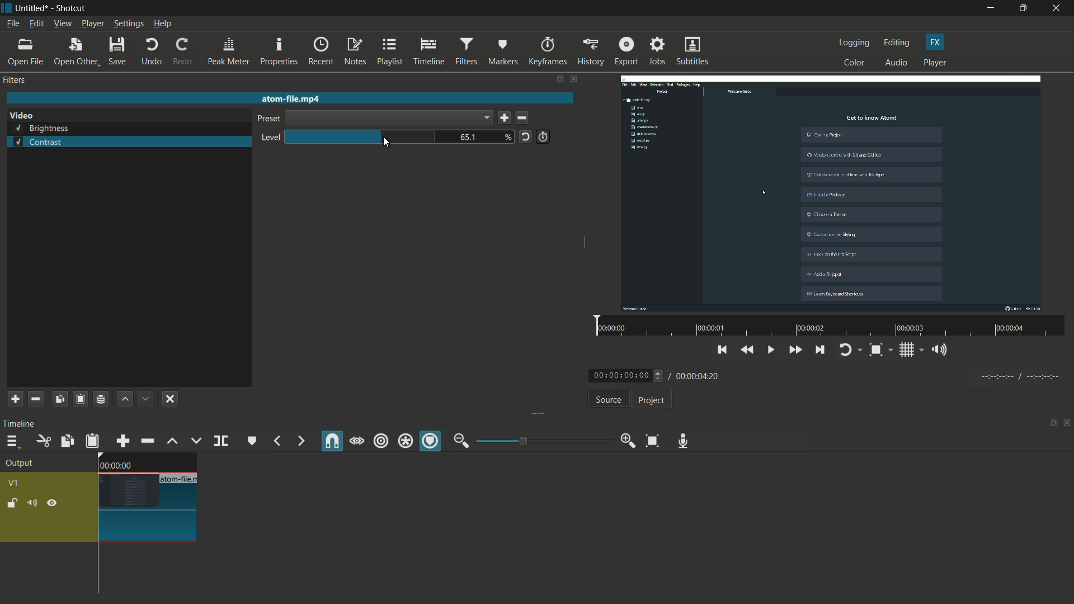  What do you see at coordinates (796, 351) in the screenshot?
I see `quickly play forward` at bounding box center [796, 351].